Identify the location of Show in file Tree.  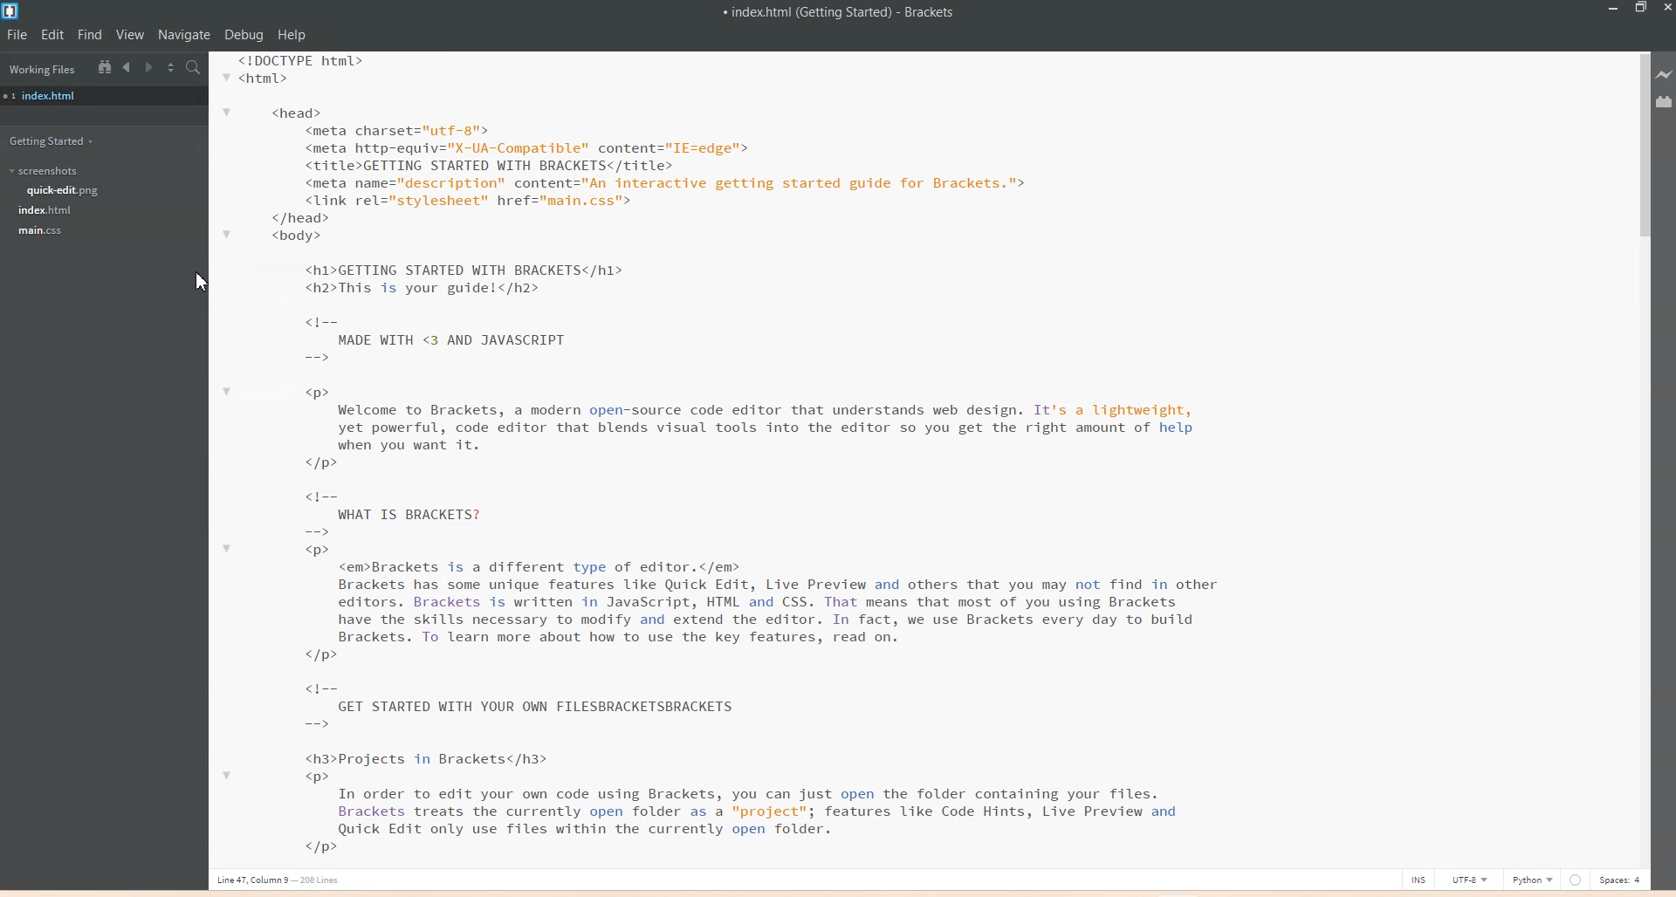
(105, 66).